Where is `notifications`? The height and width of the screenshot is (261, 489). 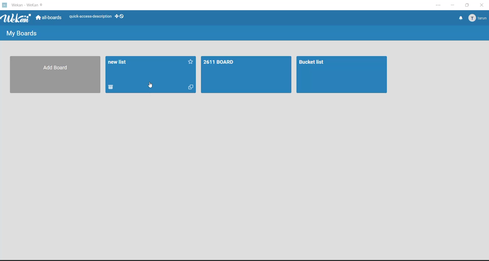 notifications is located at coordinates (459, 18).